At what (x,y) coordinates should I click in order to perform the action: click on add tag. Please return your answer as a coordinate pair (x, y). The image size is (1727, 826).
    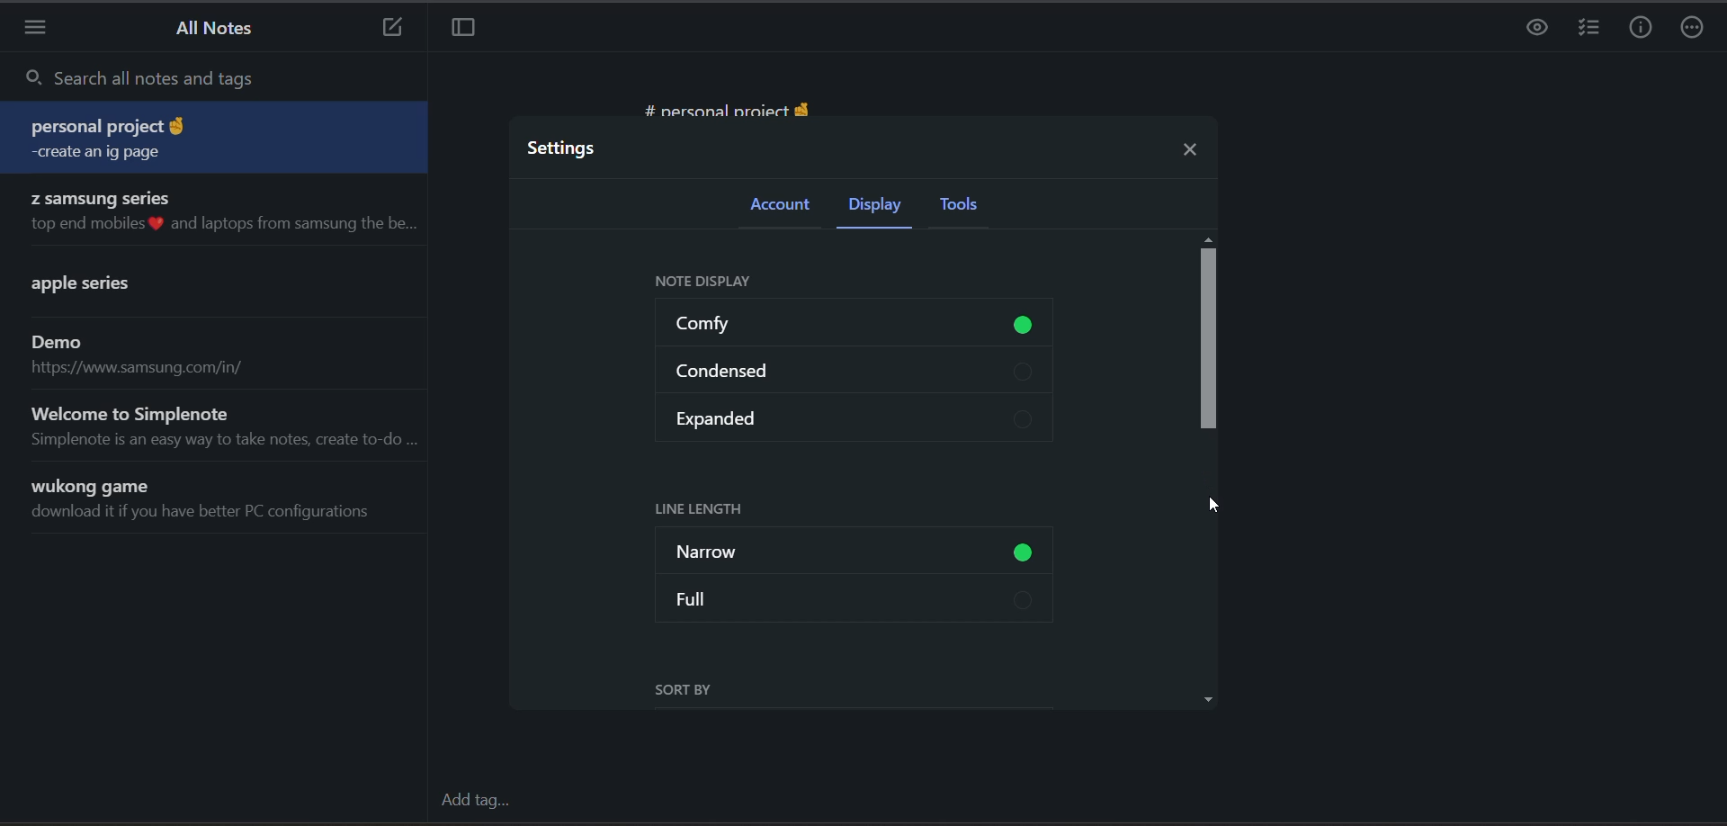
    Looking at the image, I should click on (478, 804).